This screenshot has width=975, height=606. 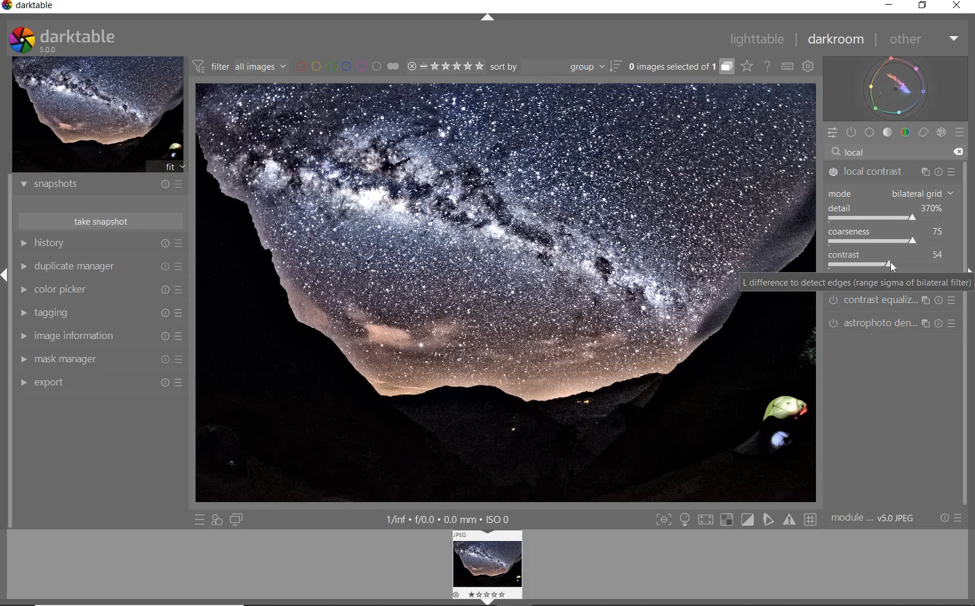 I want to click on RESTORE, so click(x=923, y=6).